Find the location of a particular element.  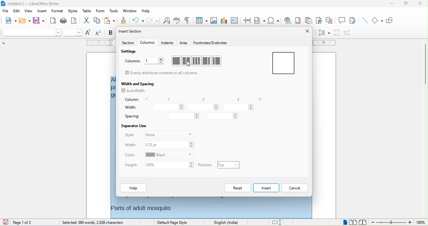

redo is located at coordinates (152, 20).